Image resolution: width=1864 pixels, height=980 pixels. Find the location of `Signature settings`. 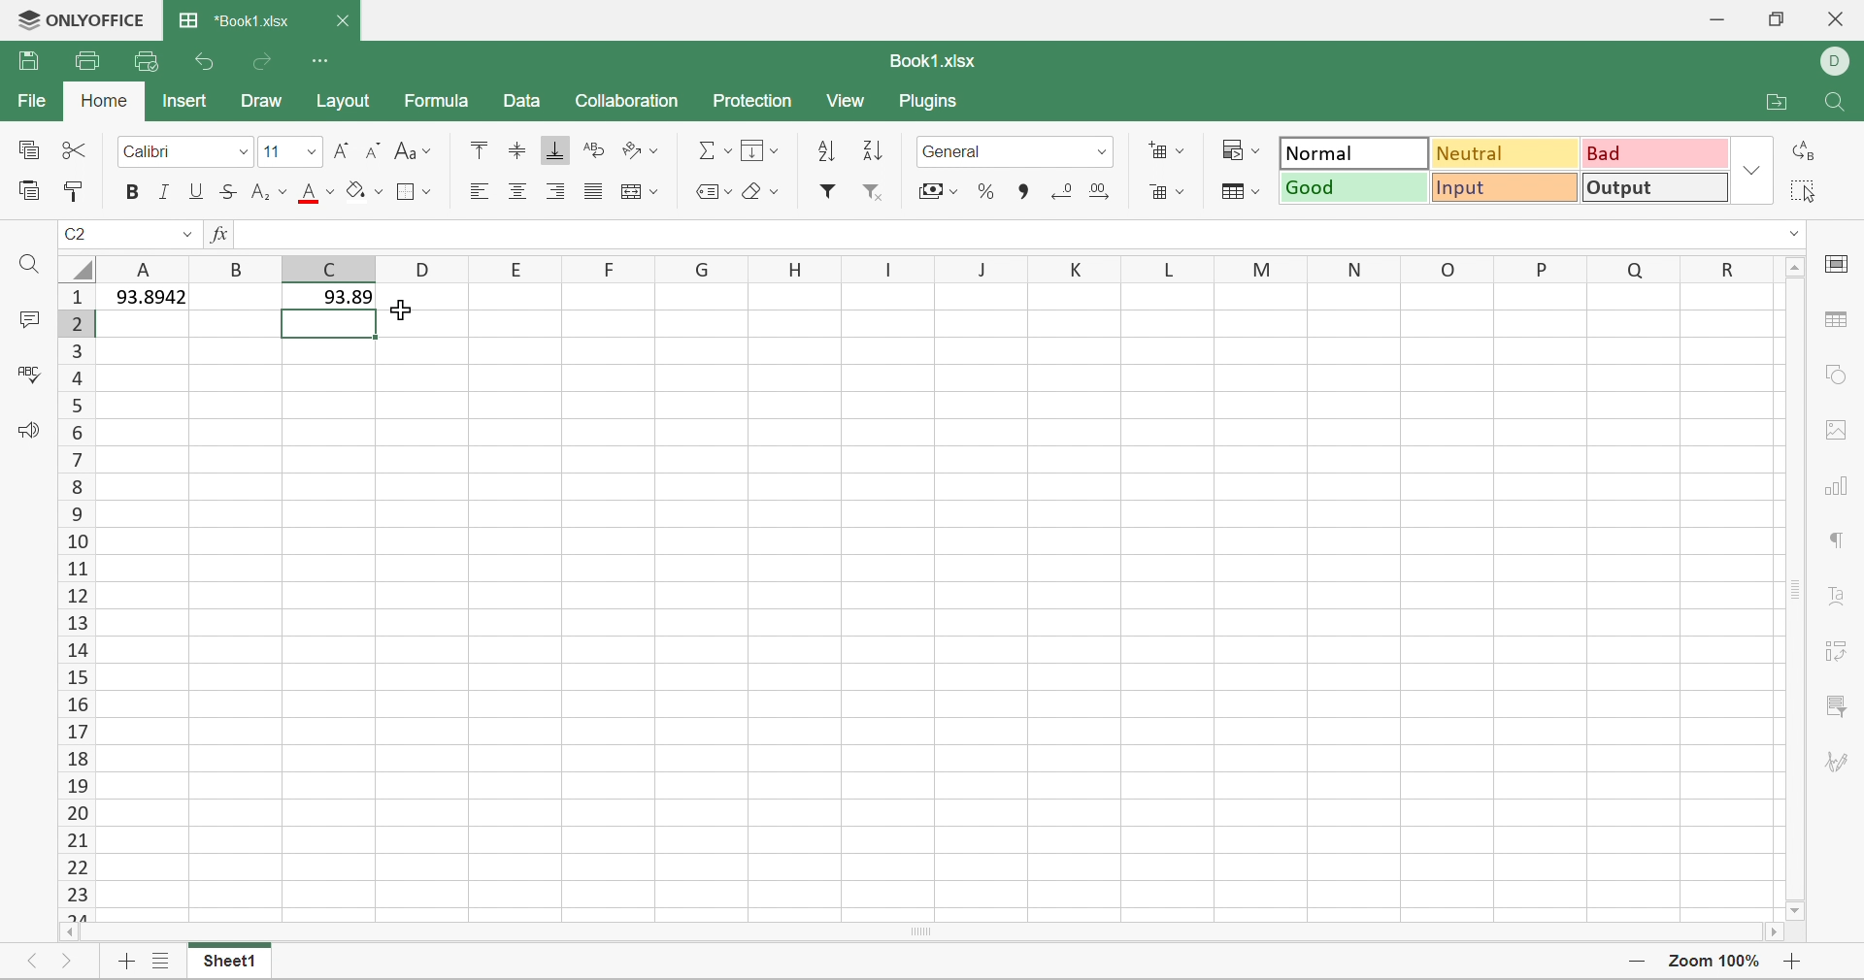

Signature settings is located at coordinates (1840, 765).